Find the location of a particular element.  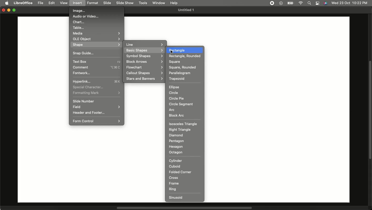

Square is located at coordinates (175, 62).